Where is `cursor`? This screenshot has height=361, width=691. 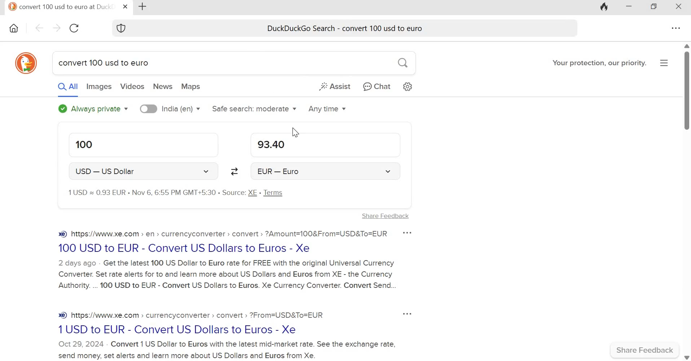 cursor is located at coordinates (295, 128).